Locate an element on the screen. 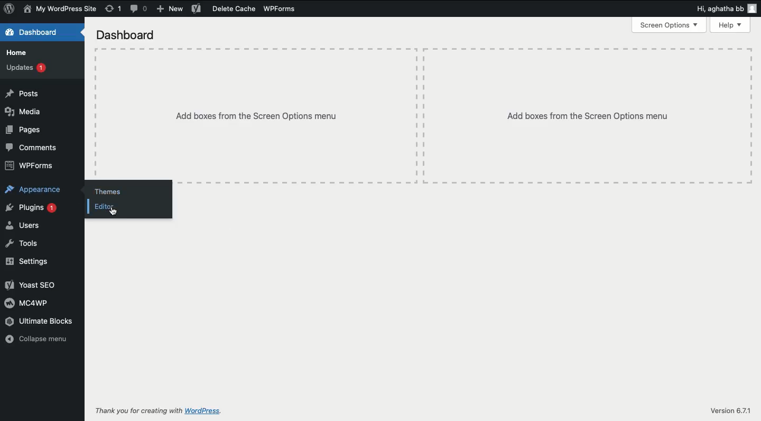 The image size is (761, 421). Dashboard is located at coordinates (134, 34).